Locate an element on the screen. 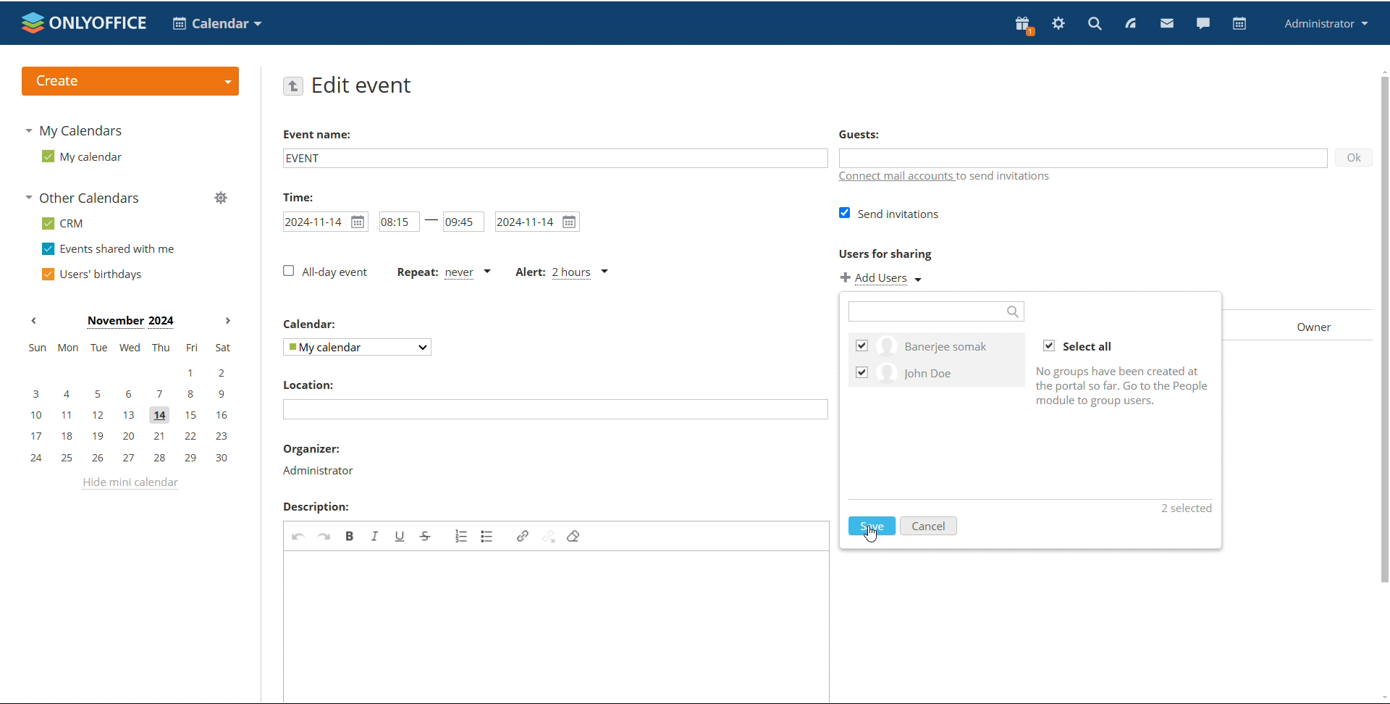 The width and height of the screenshot is (1390, 704). all day event checkbox is located at coordinates (324, 272).